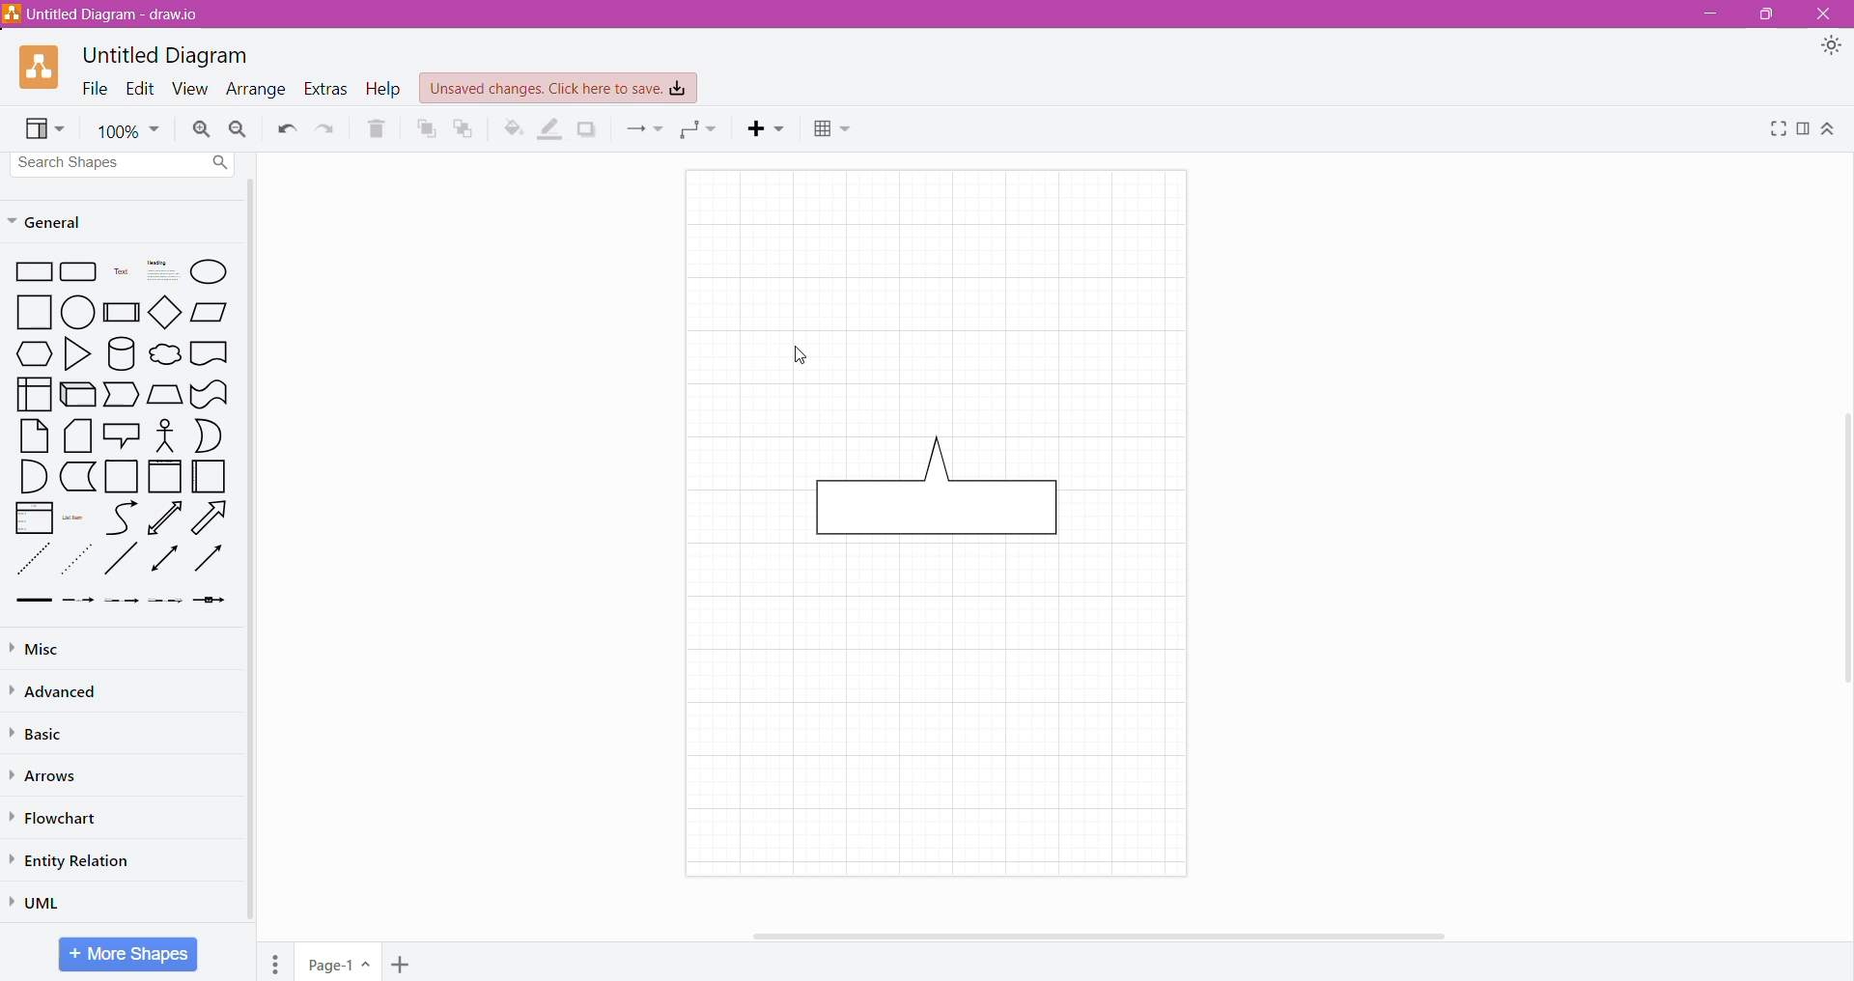 The height and width of the screenshot is (981, 1854). I want to click on Wavy Rectangle, so click(210, 394).